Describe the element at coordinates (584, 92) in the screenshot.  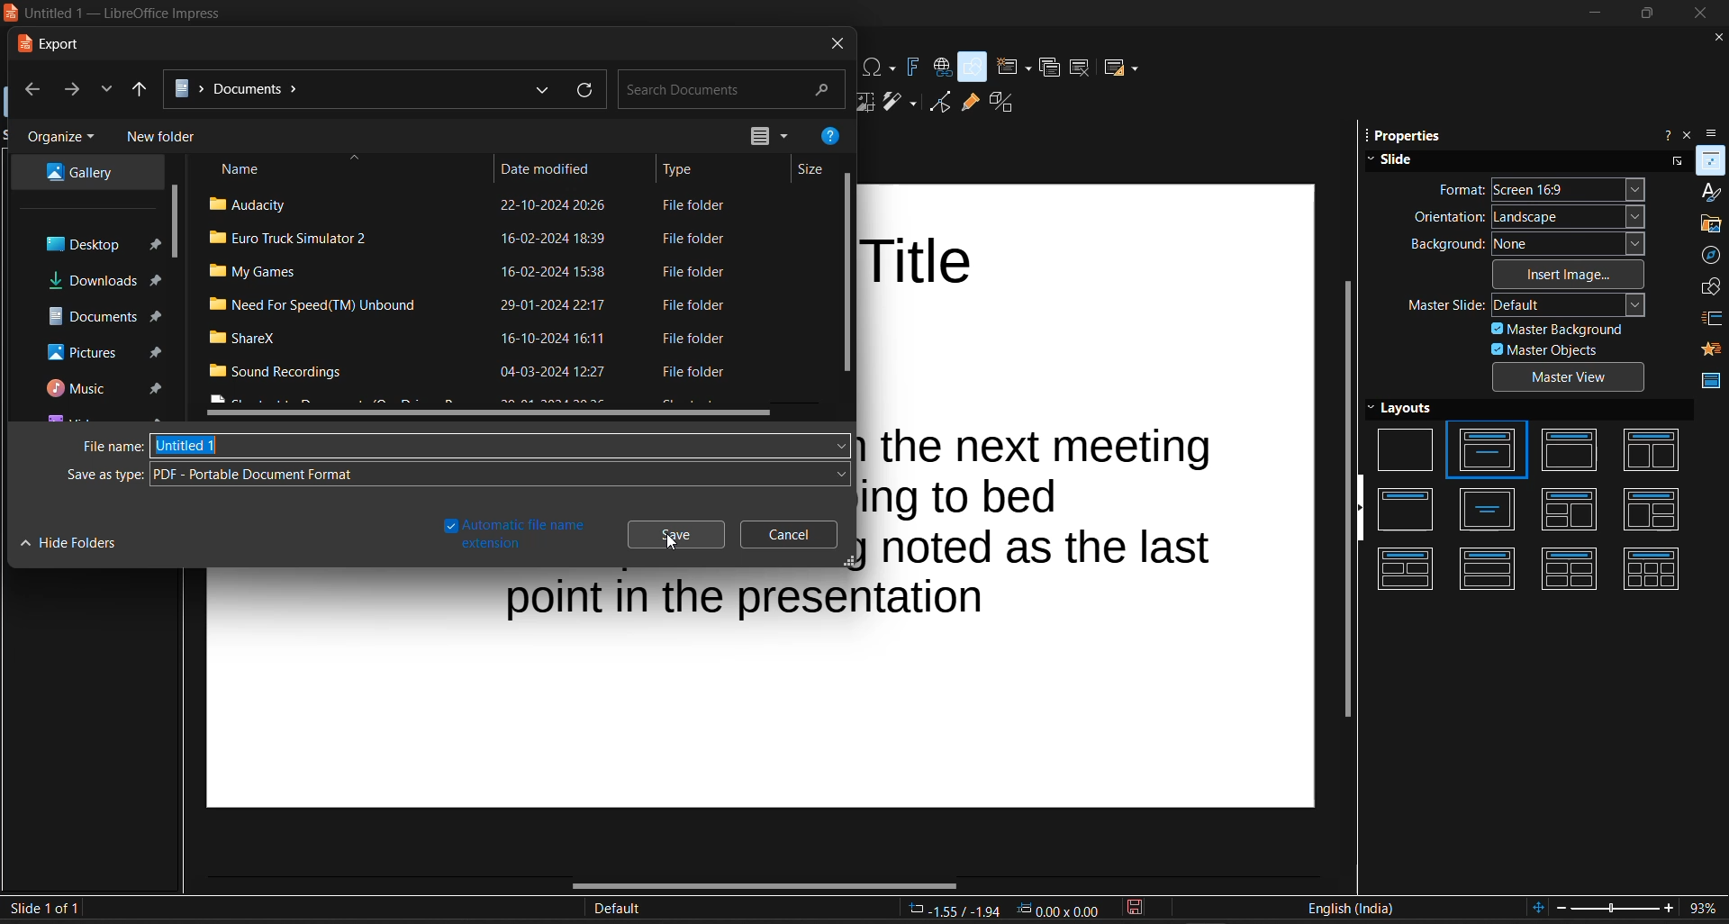
I see `refresh documents` at that location.